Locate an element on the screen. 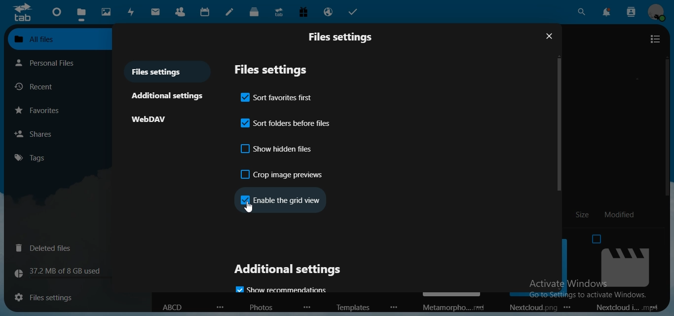  calendar is located at coordinates (205, 11).